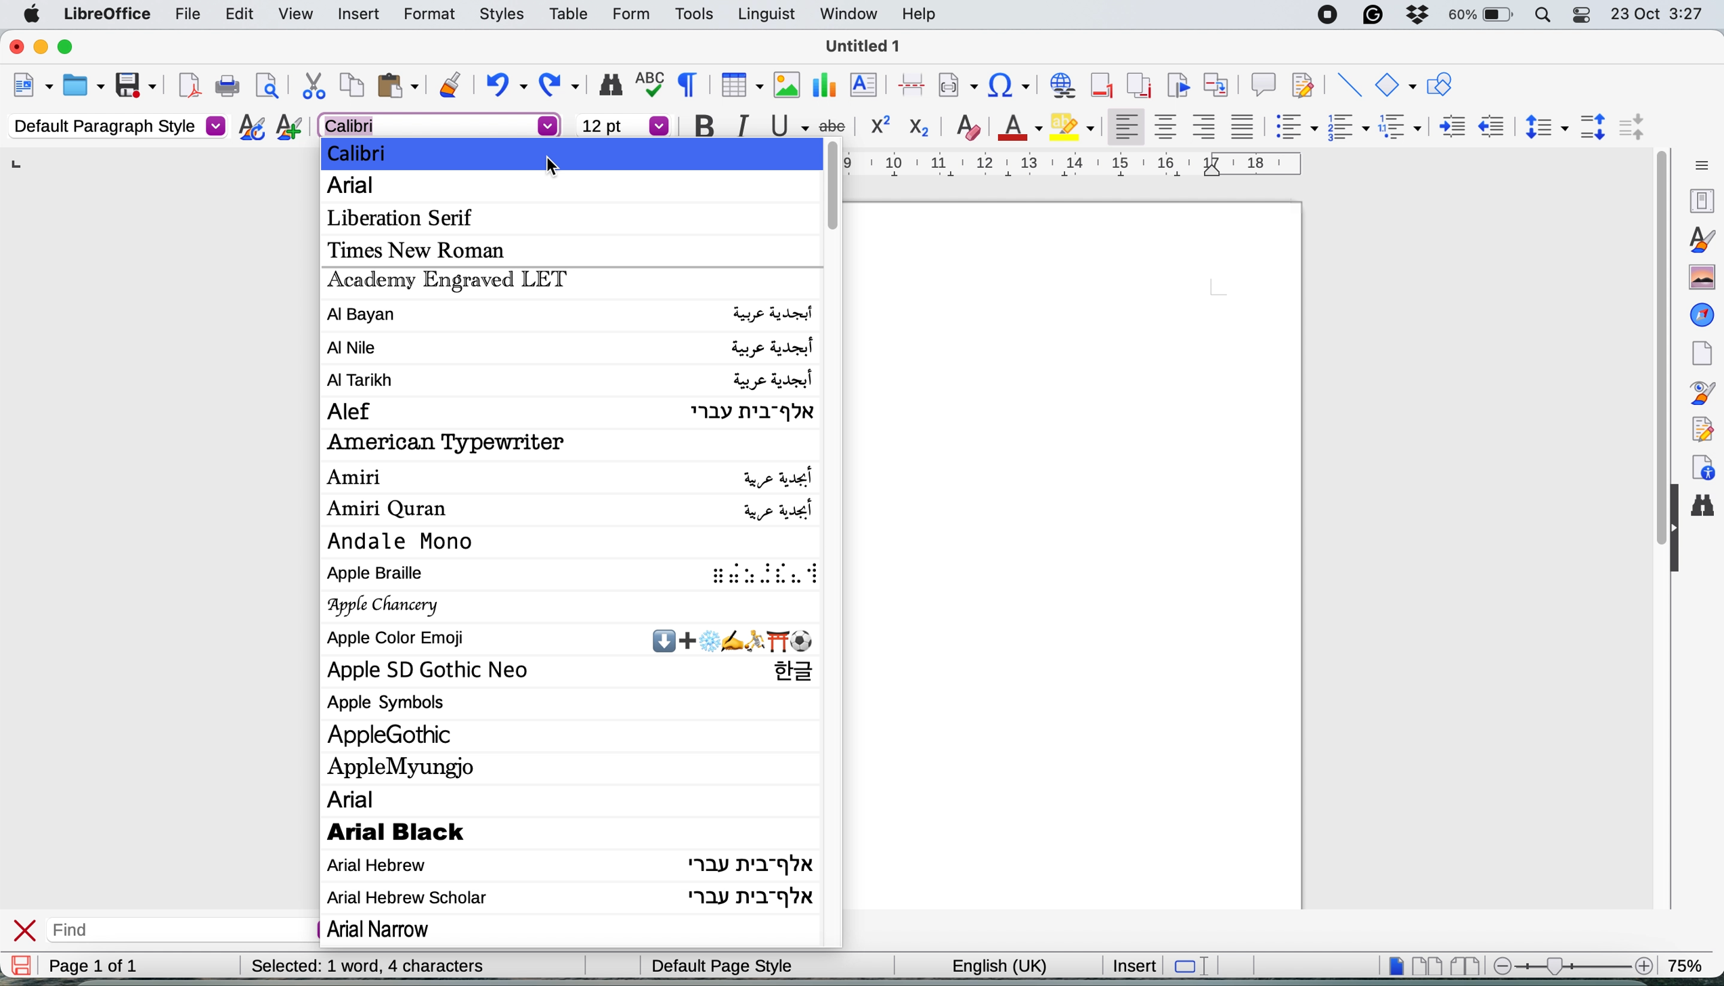 The image size is (1724, 986). What do you see at coordinates (396, 85) in the screenshot?
I see `paste` at bounding box center [396, 85].